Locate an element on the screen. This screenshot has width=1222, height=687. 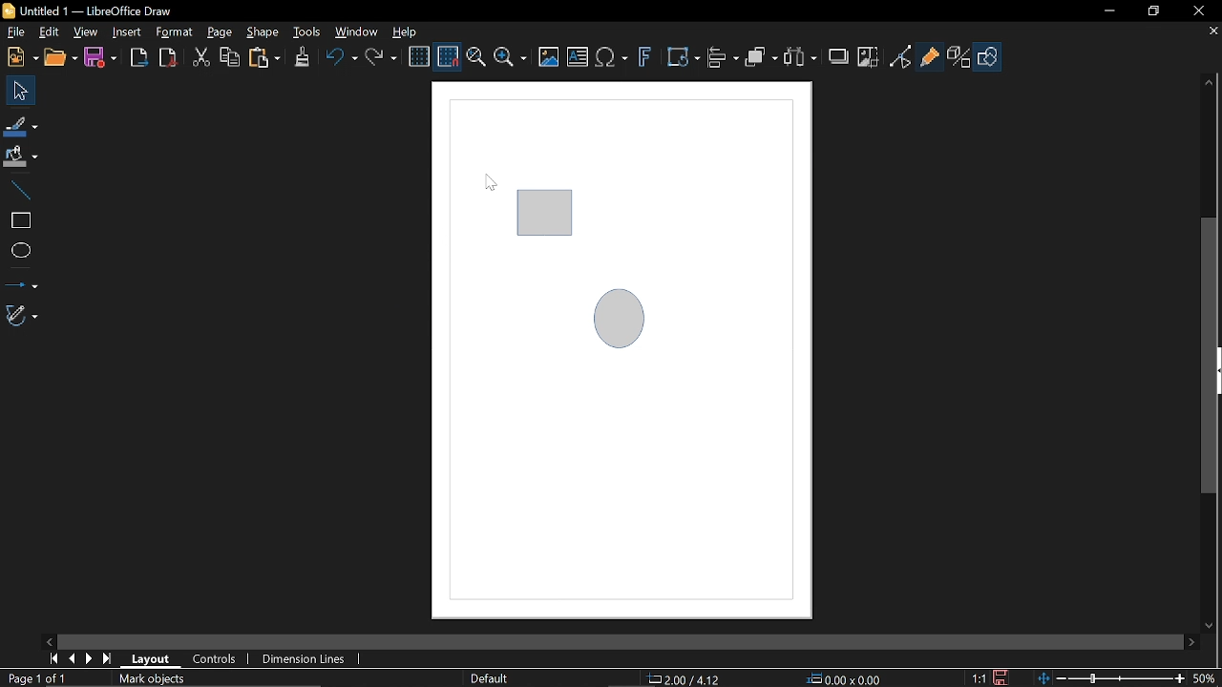
New is located at coordinates (21, 56).